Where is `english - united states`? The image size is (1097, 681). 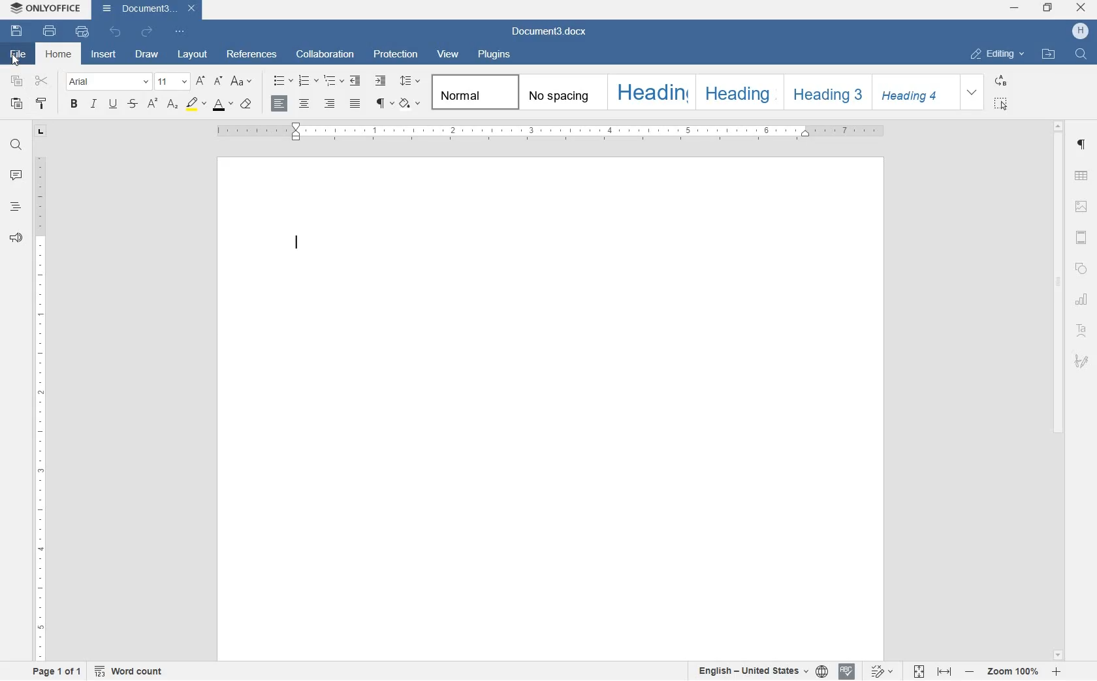 english - united states is located at coordinates (759, 671).